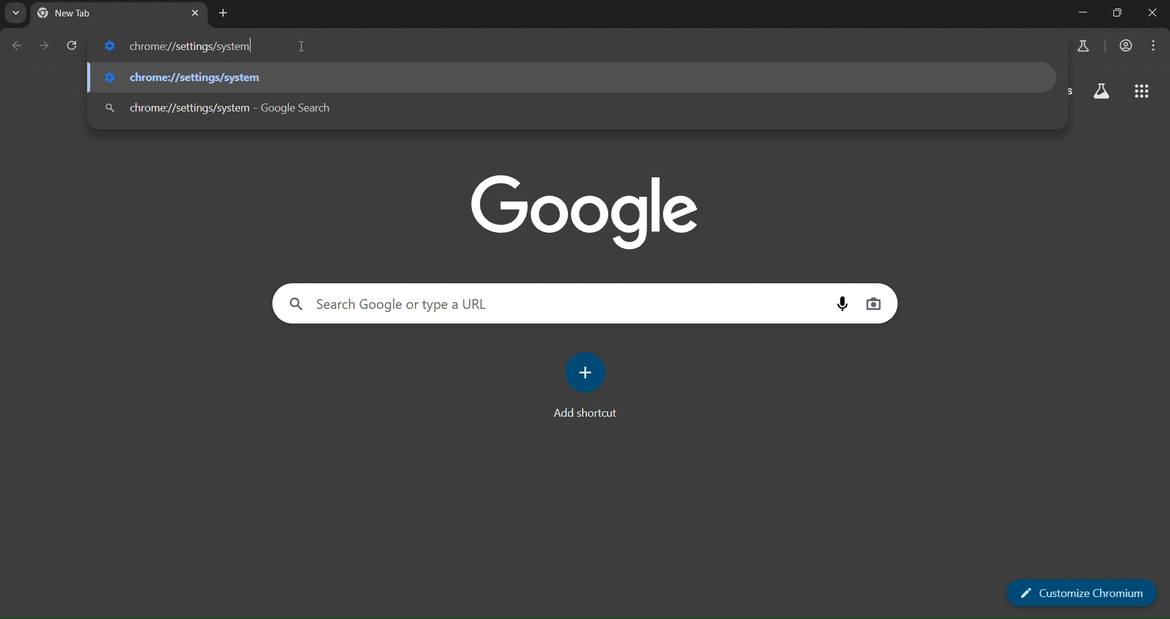 The width and height of the screenshot is (1170, 619). Describe the element at coordinates (1118, 13) in the screenshot. I see `full screen` at that location.